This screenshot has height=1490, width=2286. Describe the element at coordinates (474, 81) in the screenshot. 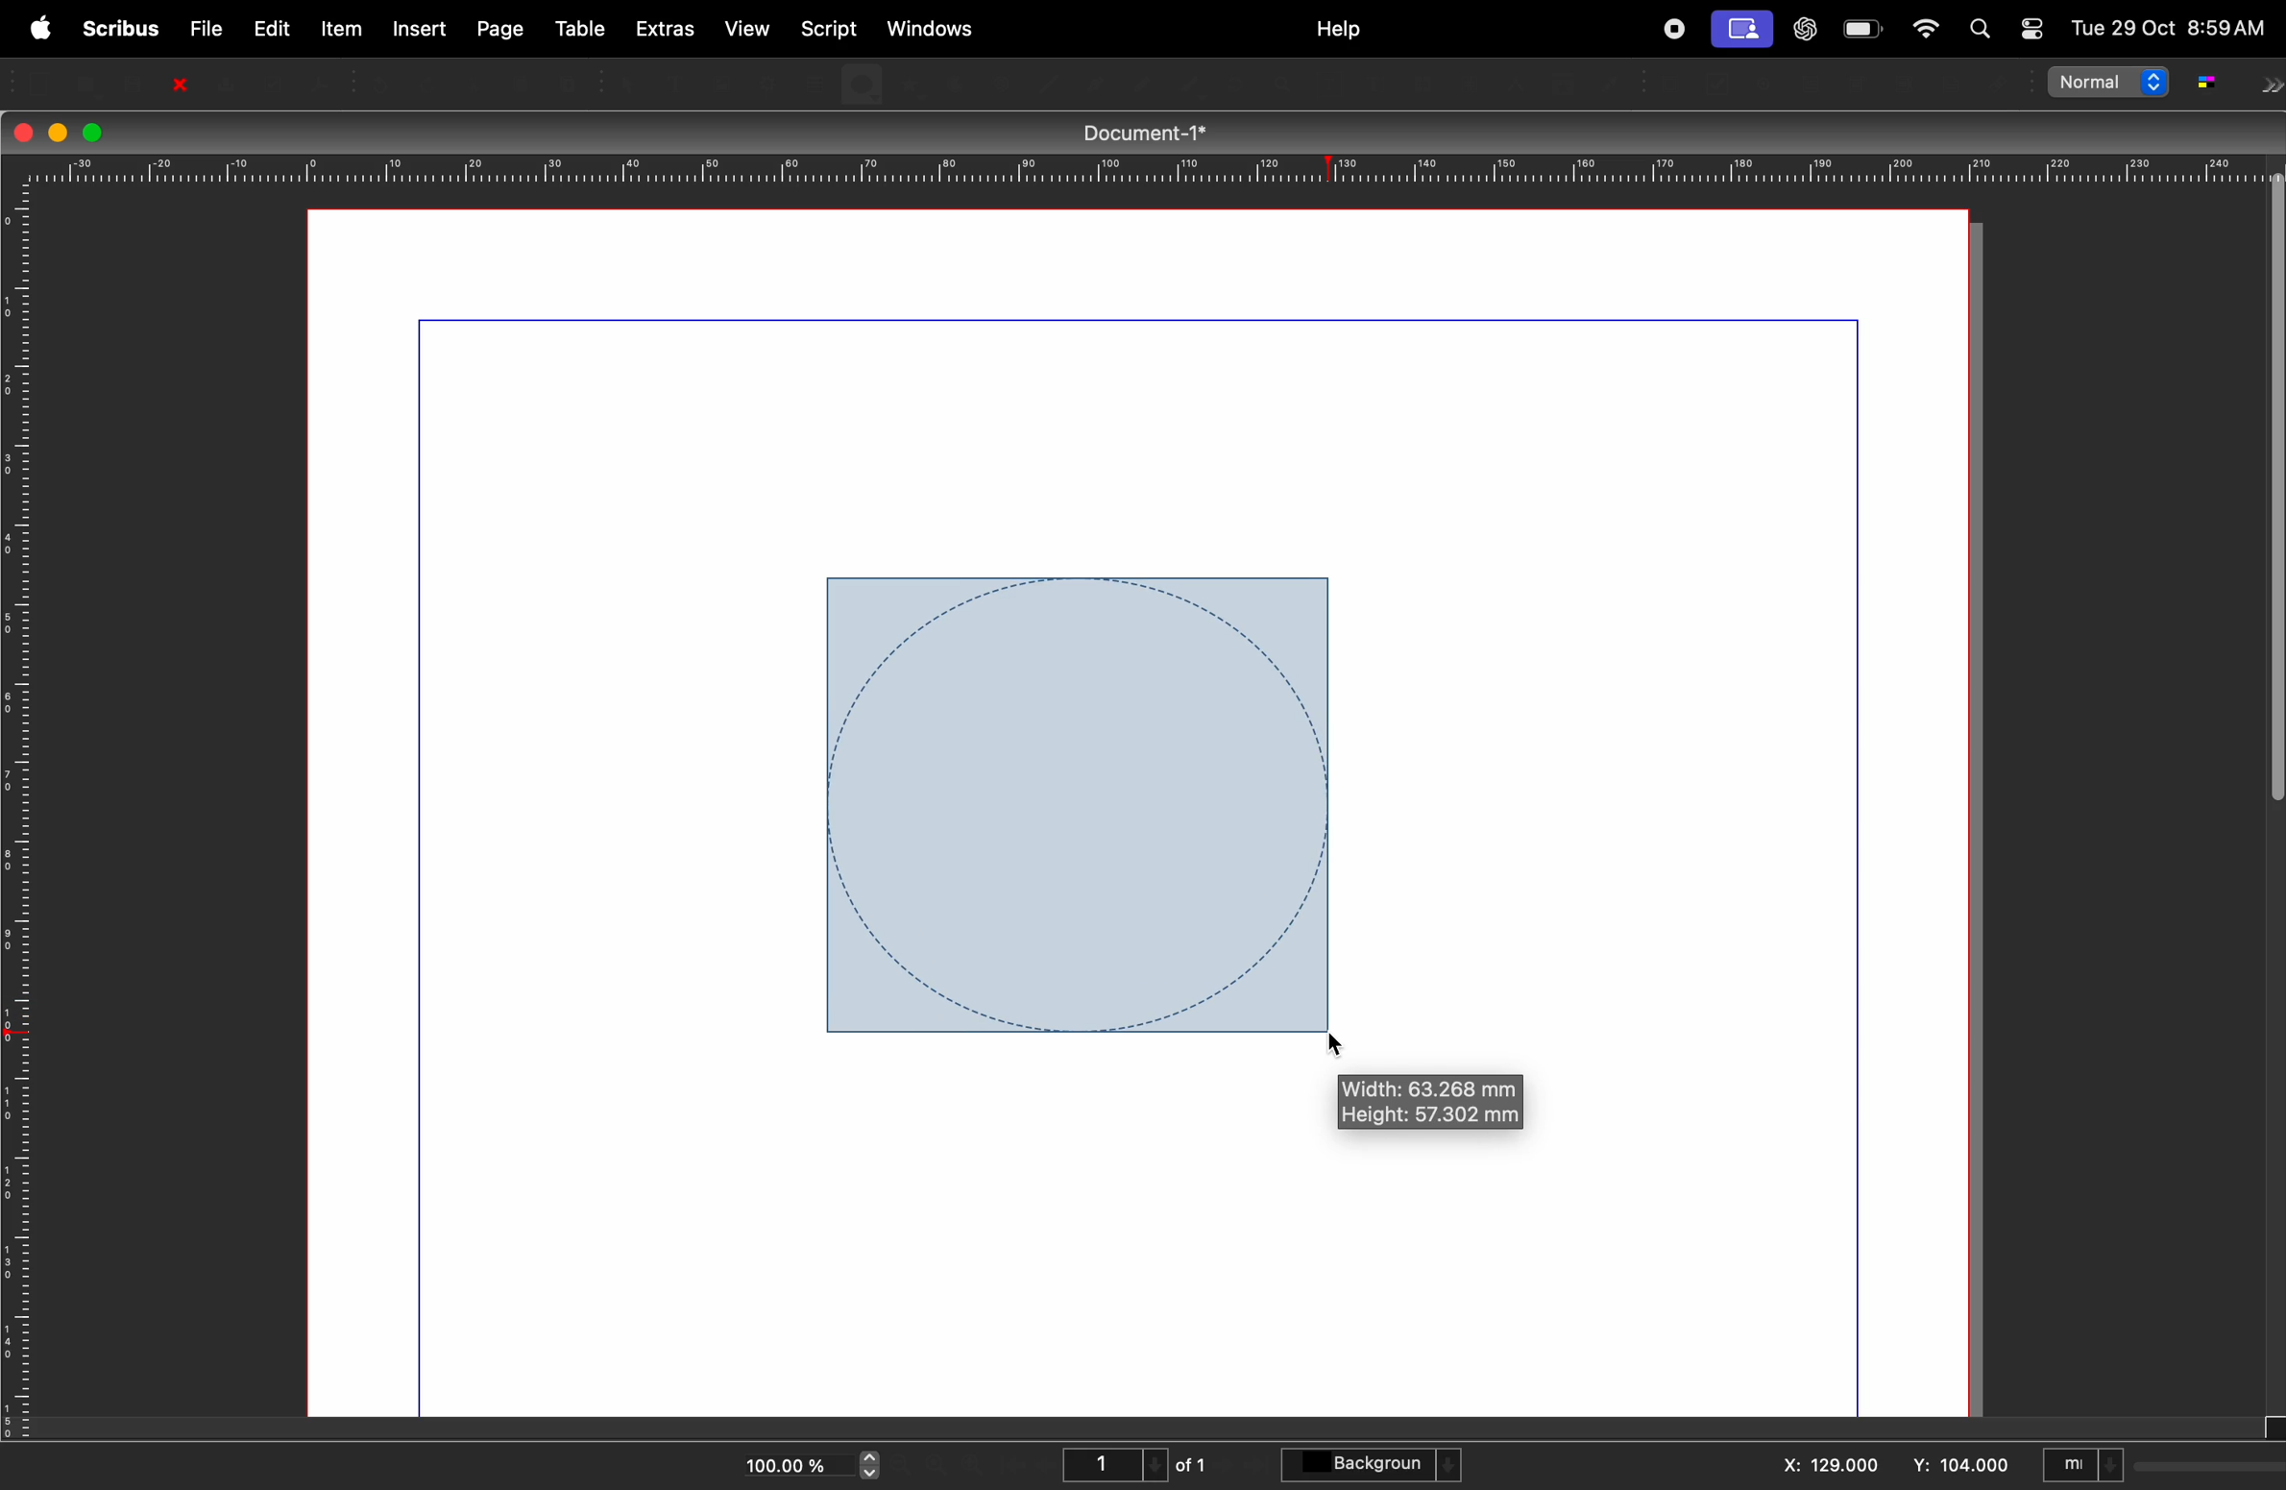

I see `Cut` at that location.